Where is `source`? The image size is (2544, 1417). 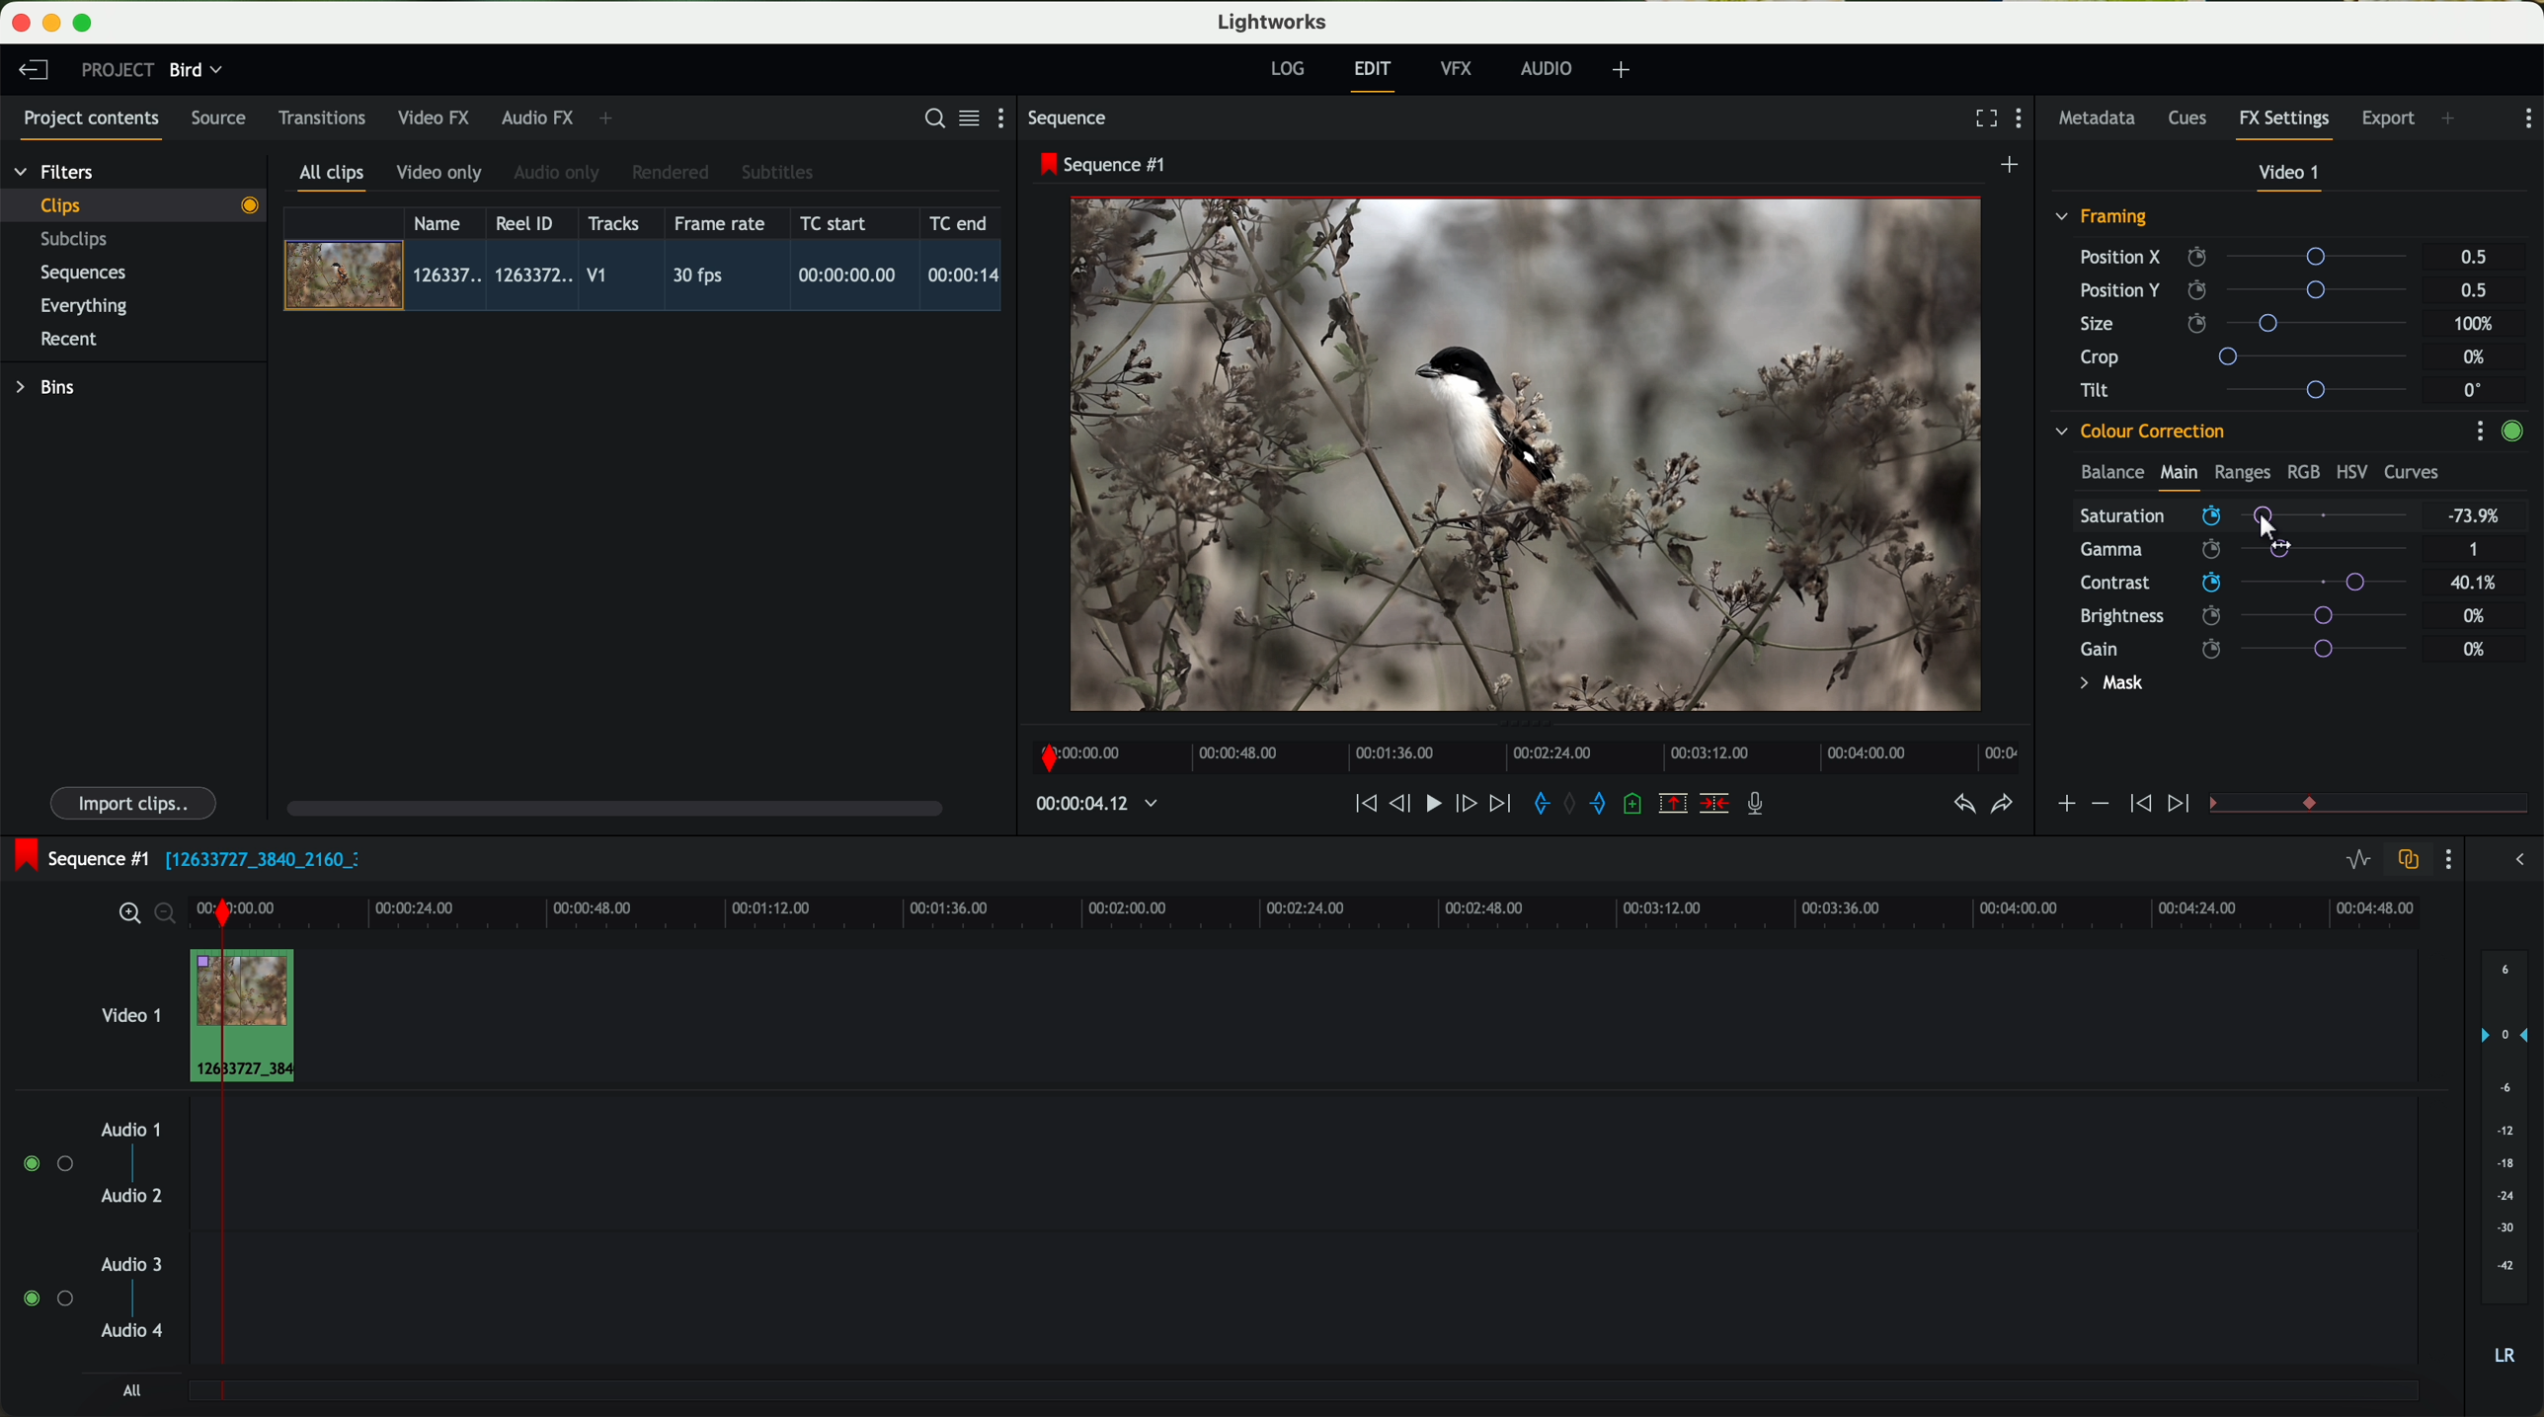
source is located at coordinates (218, 119).